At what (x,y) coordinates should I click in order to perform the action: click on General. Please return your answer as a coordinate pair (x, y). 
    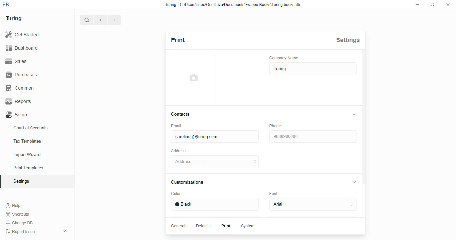
    Looking at the image, I should click on (179, 226).